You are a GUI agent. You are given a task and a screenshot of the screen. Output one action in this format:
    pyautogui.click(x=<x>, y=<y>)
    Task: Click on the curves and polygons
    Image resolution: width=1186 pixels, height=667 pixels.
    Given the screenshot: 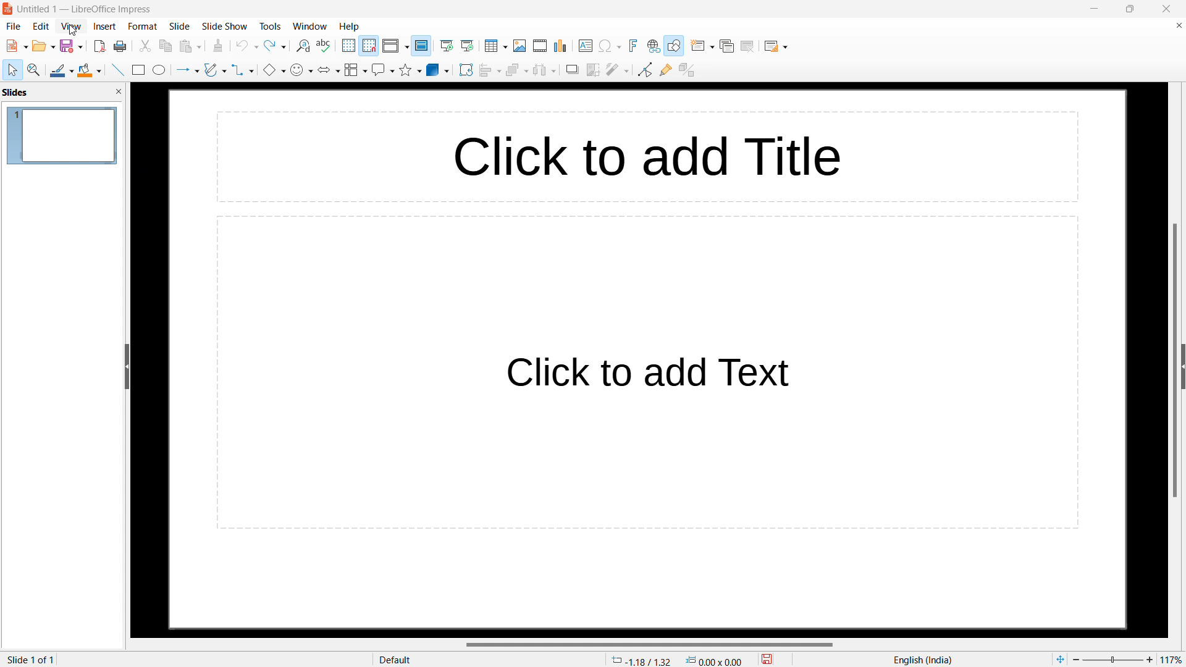 What is the action you would take?
    pyautogui.click(x=216, y=70)
    